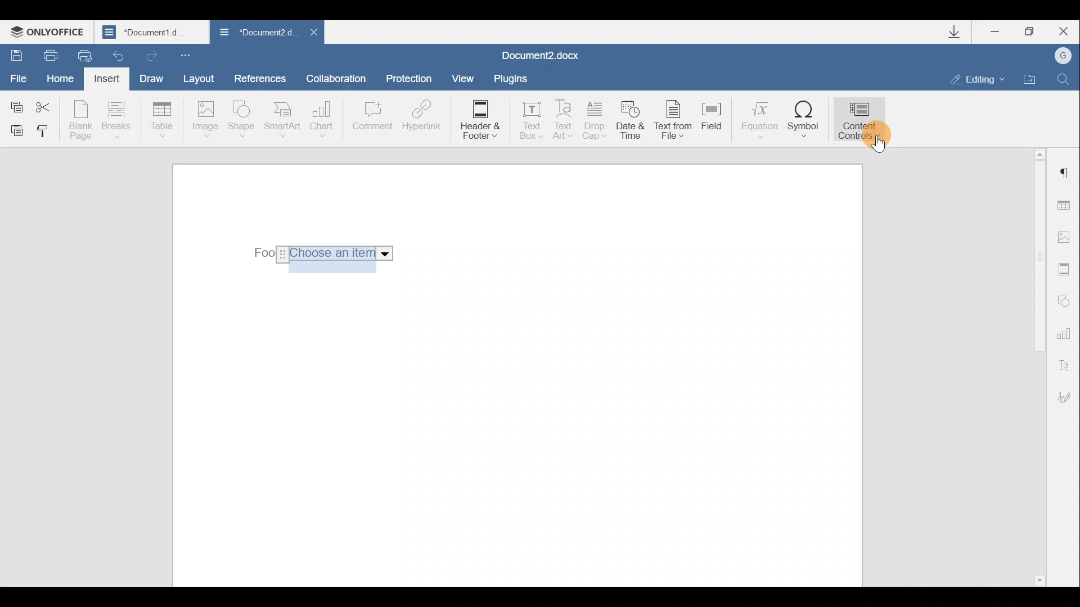 The image size is (1080, 607). I want to click on Undo, so click(119, 52).